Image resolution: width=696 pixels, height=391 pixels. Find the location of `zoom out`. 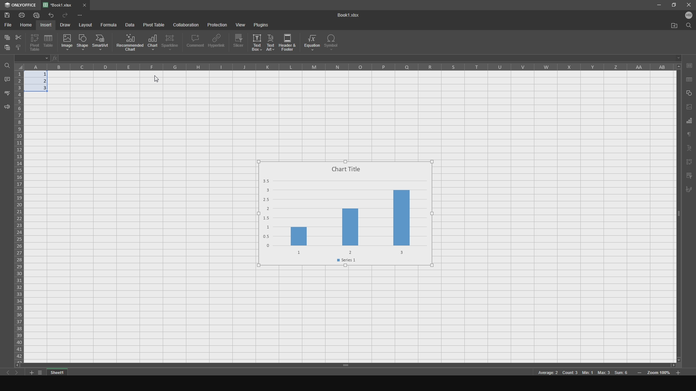

zoom out is located at coordinates (679, 372).